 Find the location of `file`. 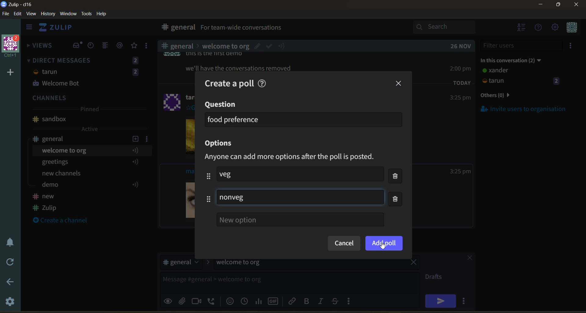

file is located at coordinates (6, 15).